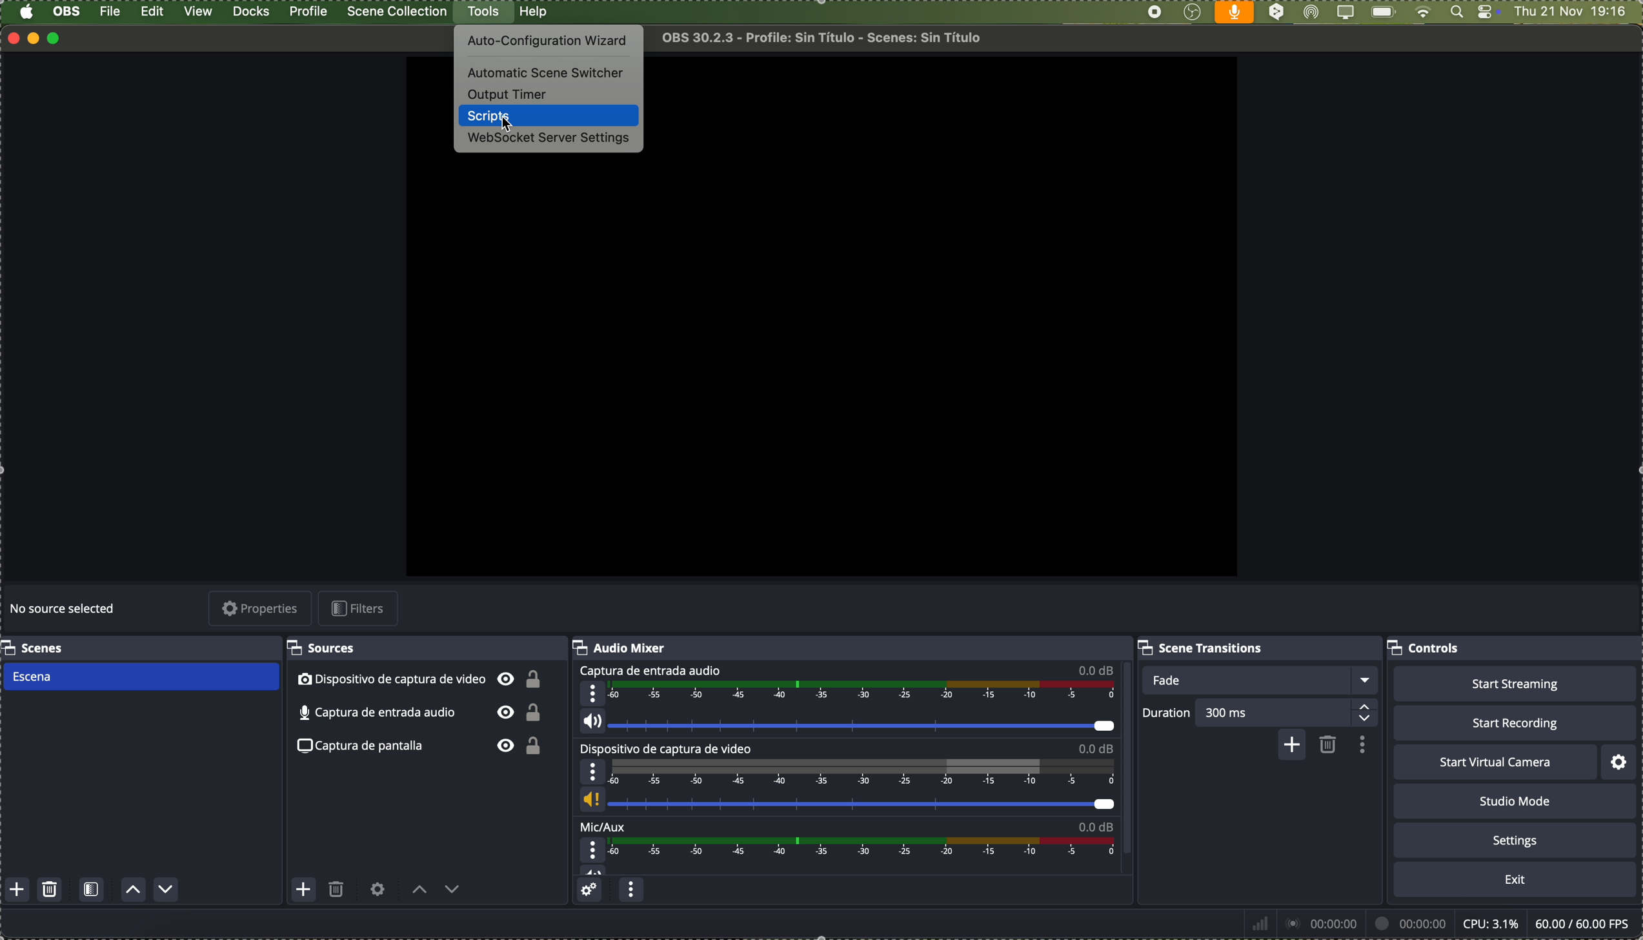  I want to click on scene transitions, so click(1204, 647).